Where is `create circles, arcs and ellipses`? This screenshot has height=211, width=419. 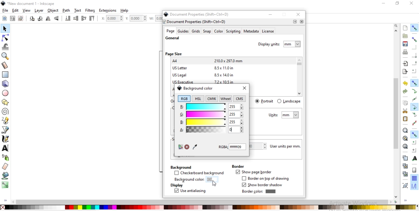
create circles, arcs and ellipses is located at coordinates (6, 93).